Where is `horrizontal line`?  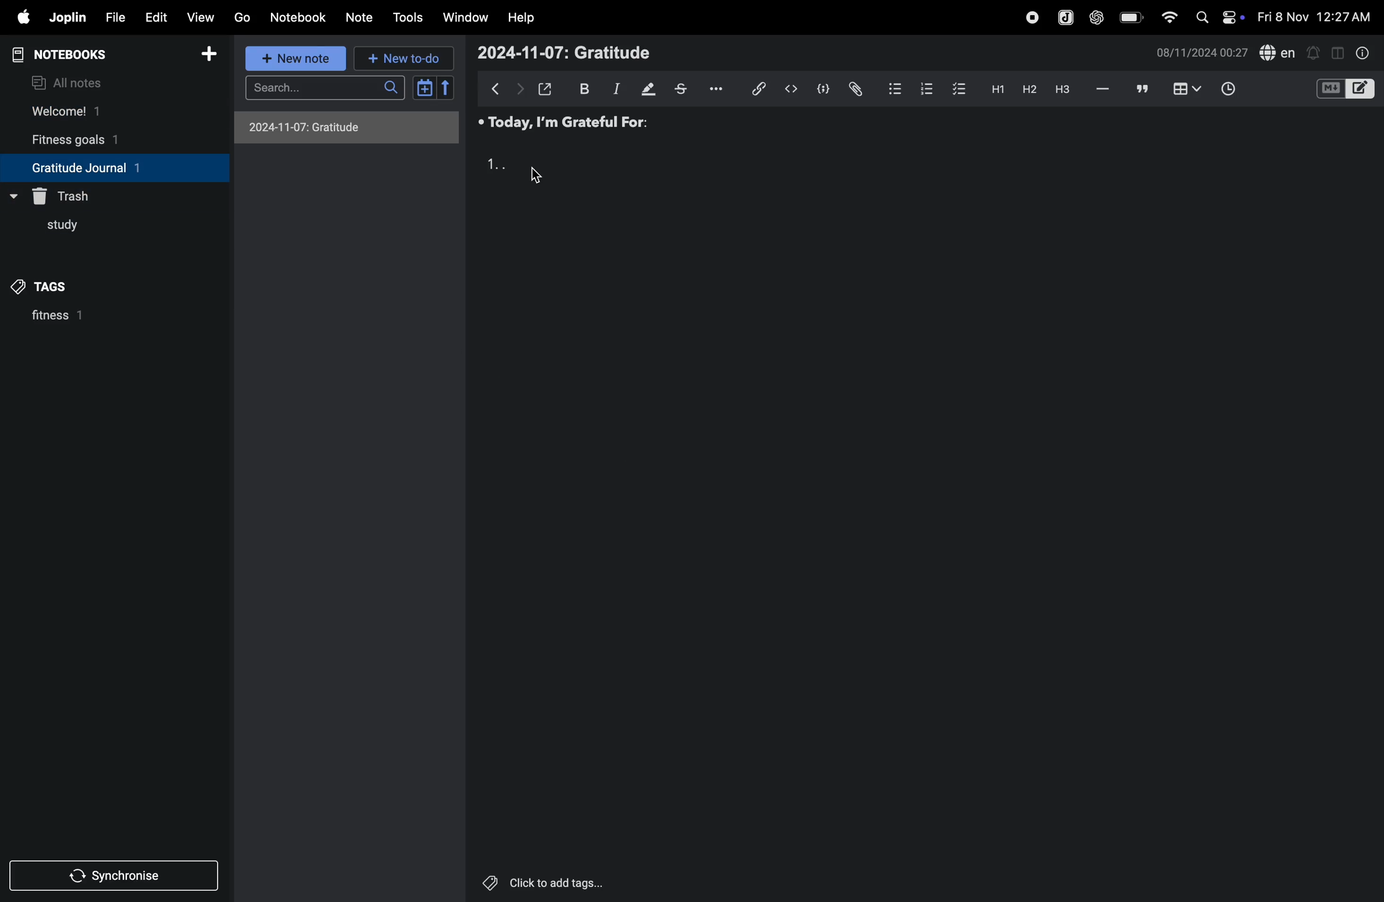 horrizontal line is located at coordinates (1103, 90).